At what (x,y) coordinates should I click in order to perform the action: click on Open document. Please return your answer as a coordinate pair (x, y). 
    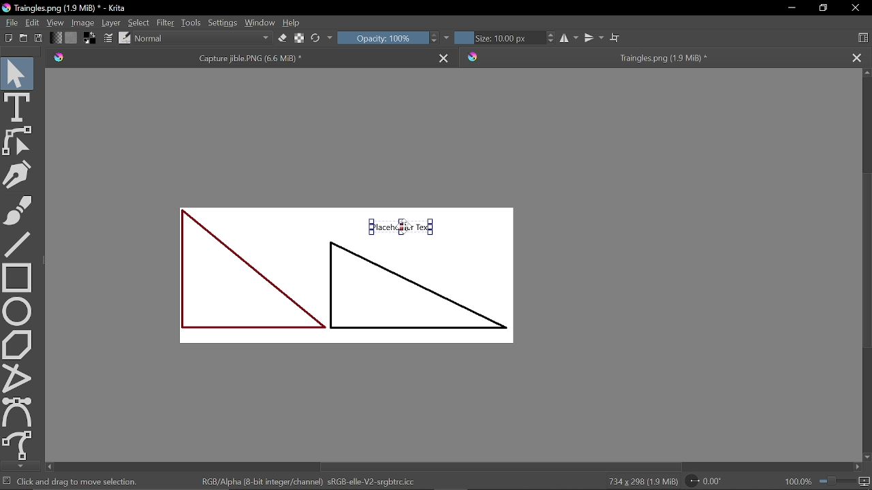
    Looking at the image, I should click on (23, 38).